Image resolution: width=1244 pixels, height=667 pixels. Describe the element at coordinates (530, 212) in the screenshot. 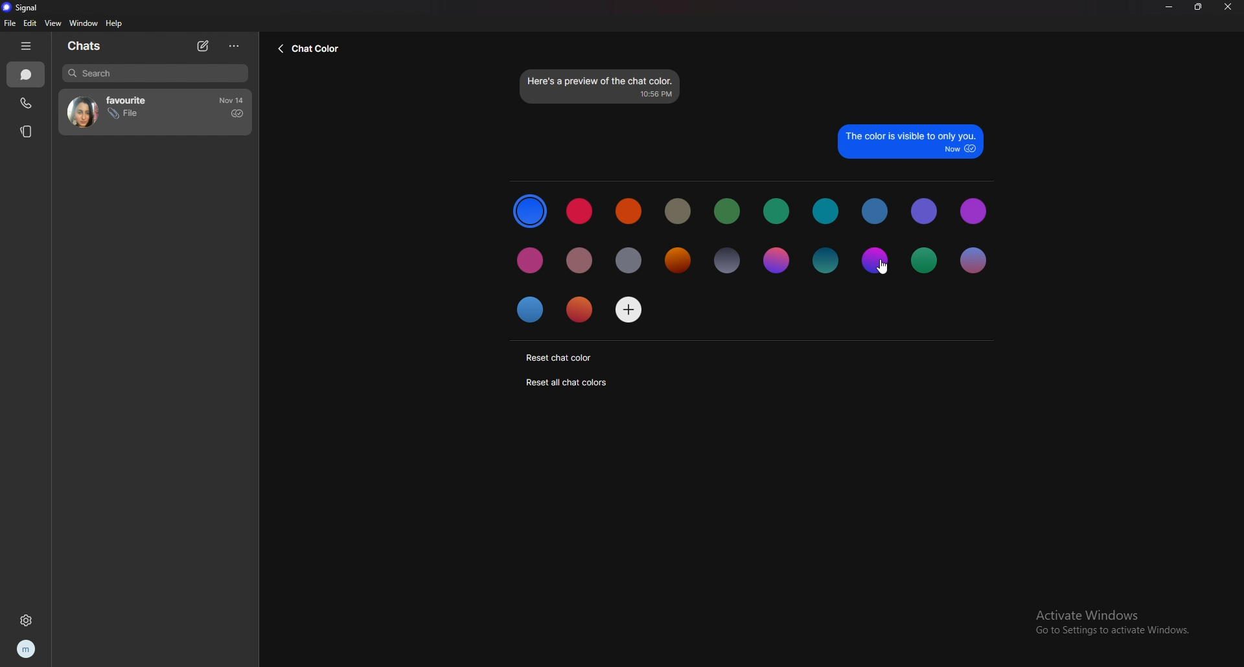

I see `selected color` at that location.